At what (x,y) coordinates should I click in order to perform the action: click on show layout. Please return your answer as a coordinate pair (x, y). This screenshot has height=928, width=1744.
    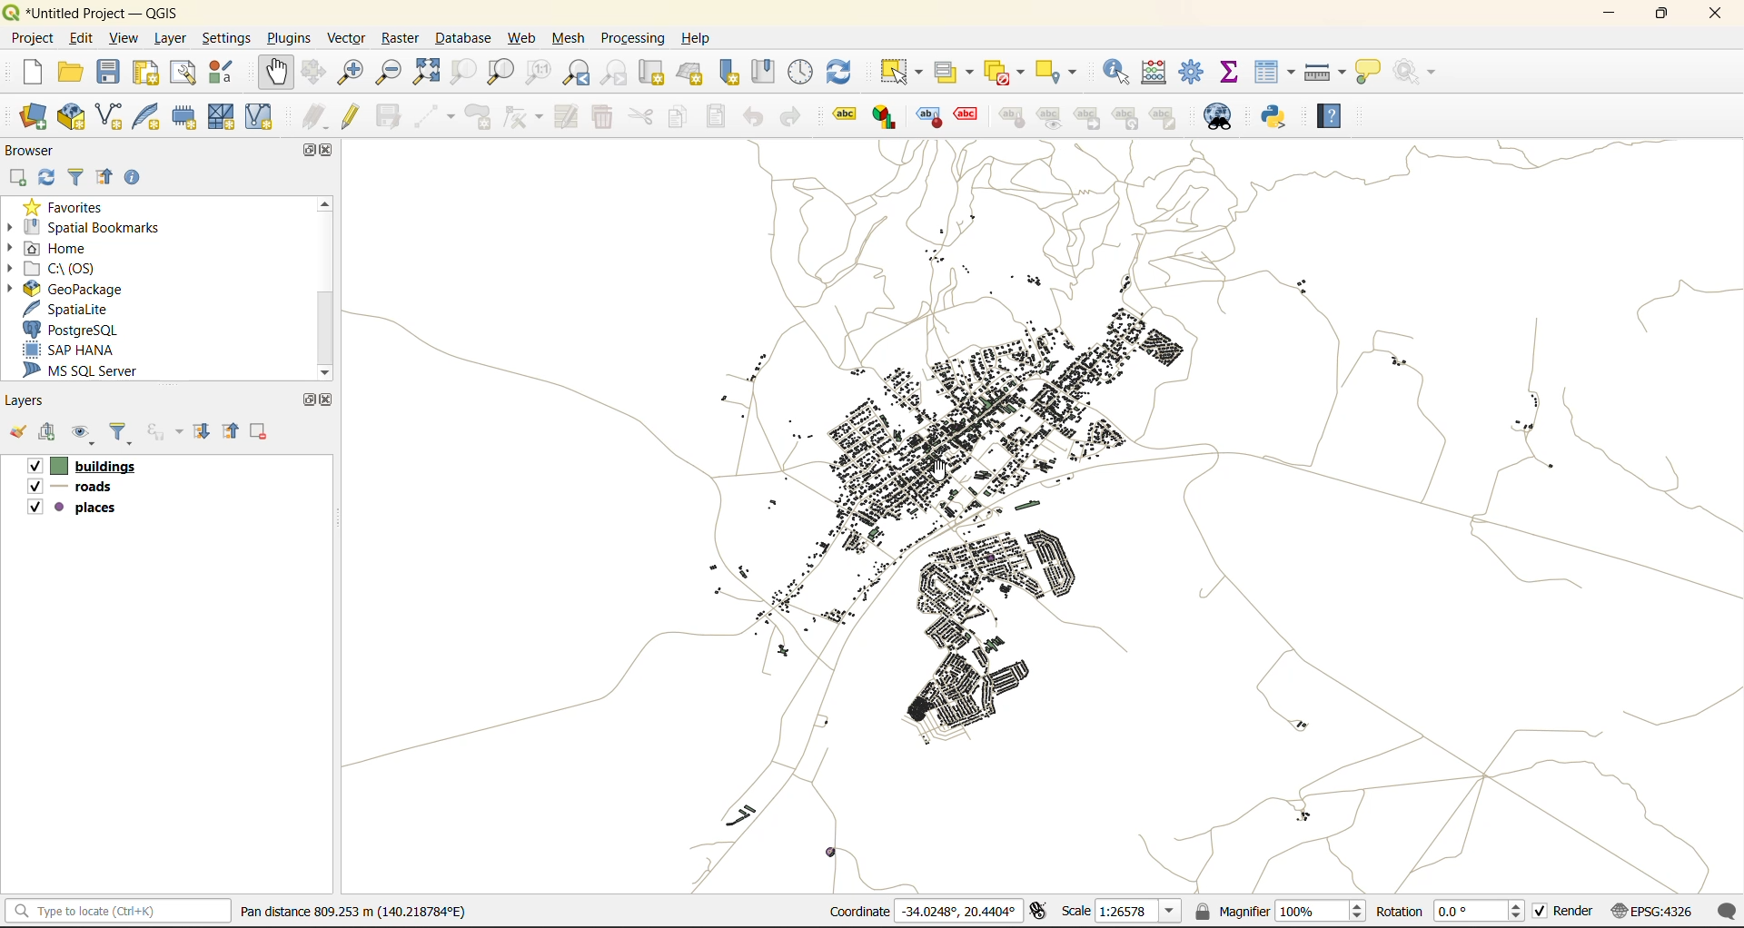
    Looking at the image, I should click on (185, 74).